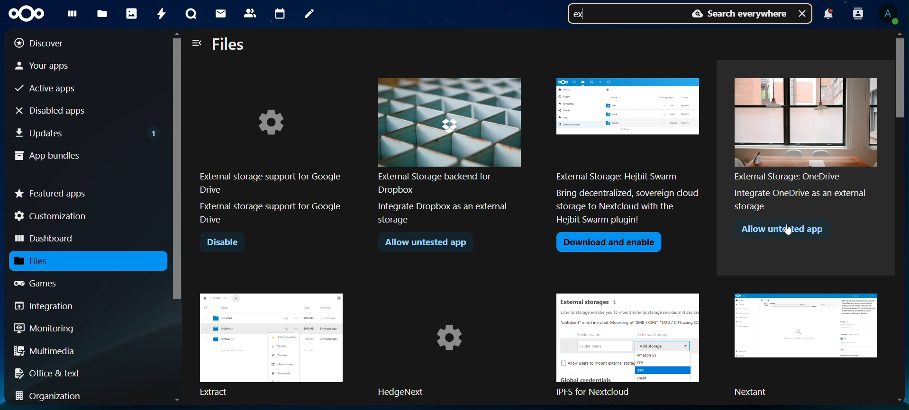  What do you see at coordinates (634, 346) in the screenshot?
I see `IPFS for nextcloud` at bounding box center [634, 346].